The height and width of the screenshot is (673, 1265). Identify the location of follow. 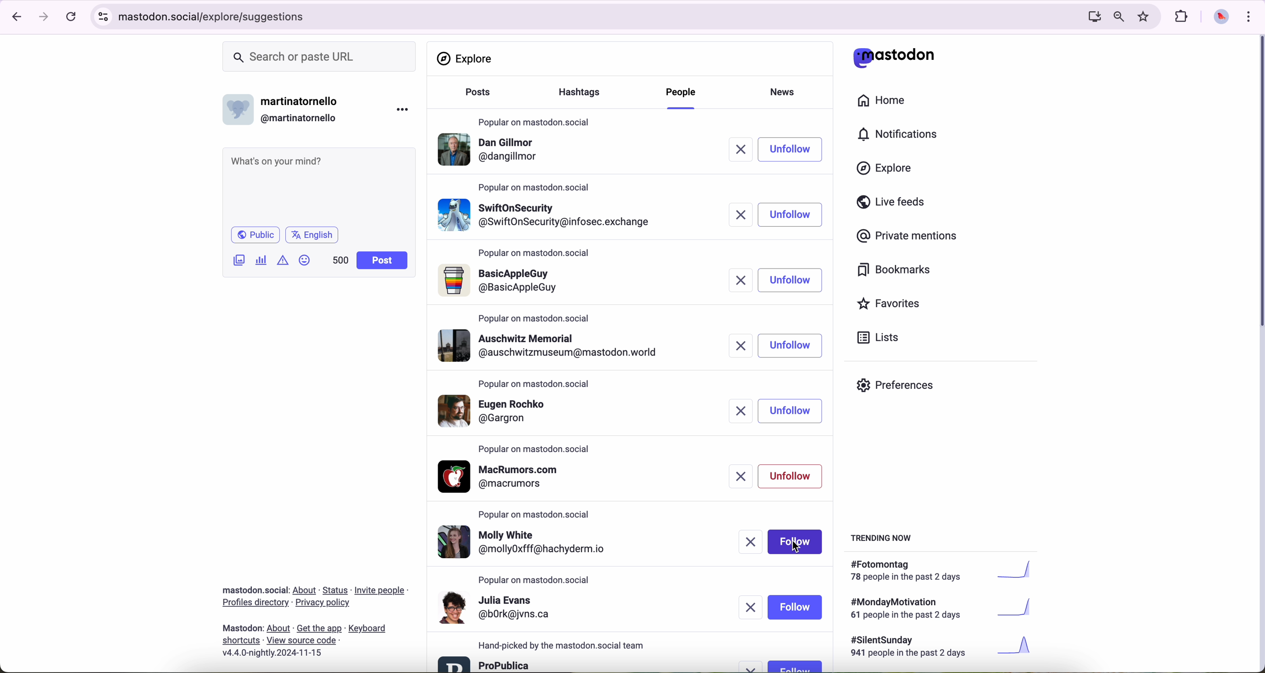
(795, 215).